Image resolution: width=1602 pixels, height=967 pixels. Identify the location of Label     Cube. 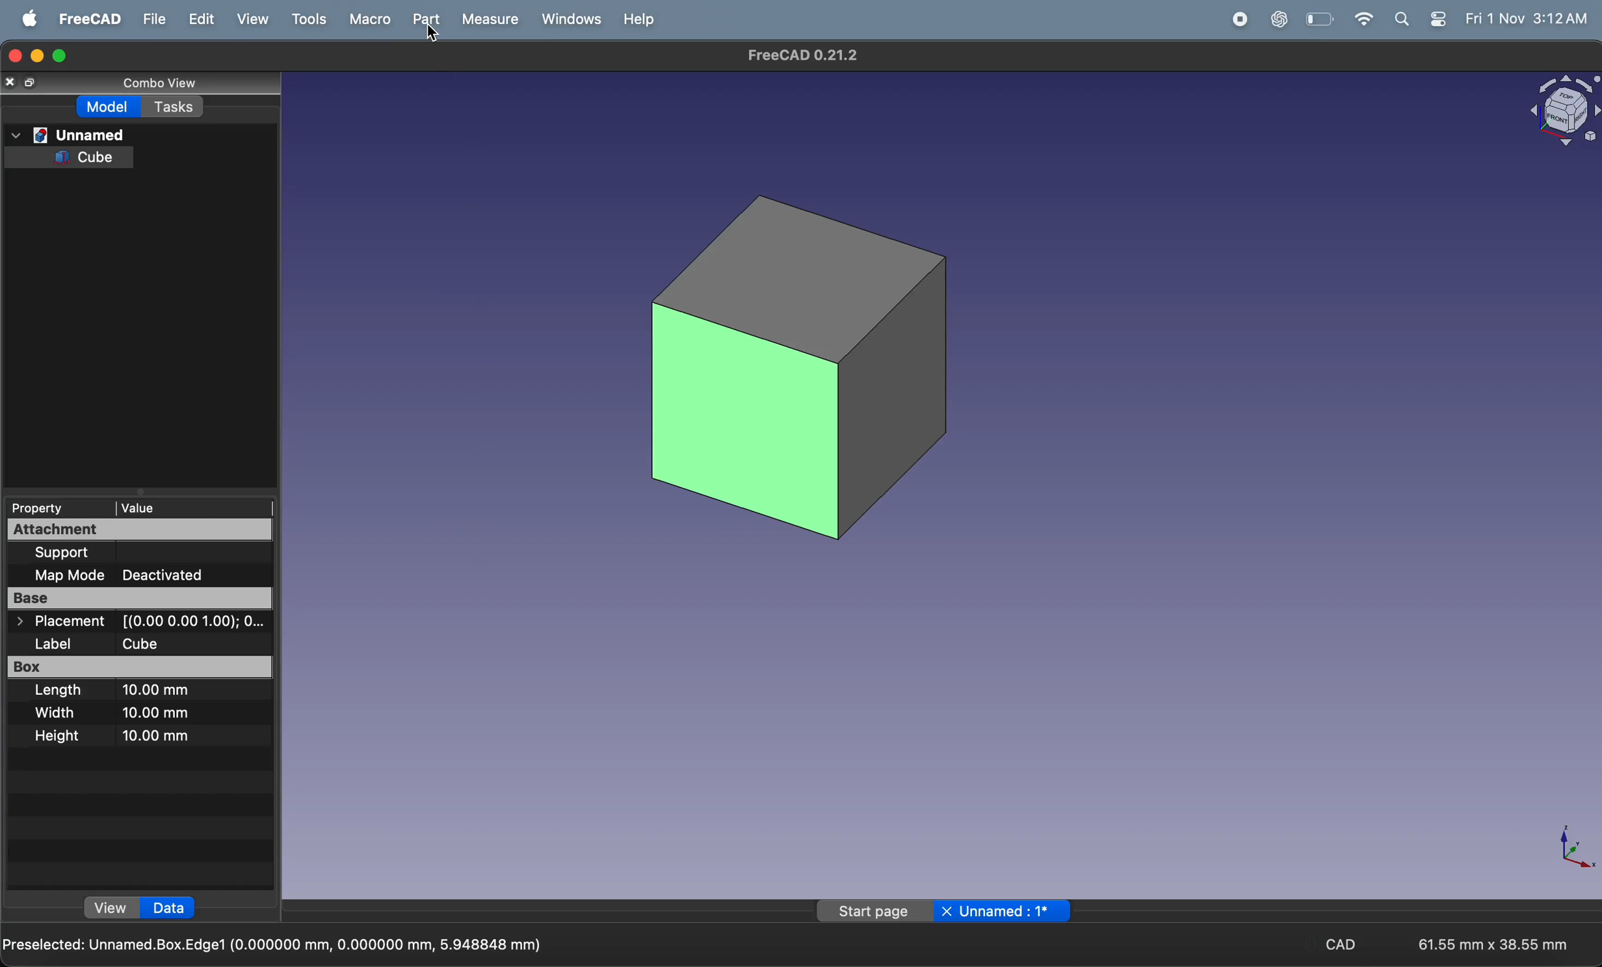
(114, 643).